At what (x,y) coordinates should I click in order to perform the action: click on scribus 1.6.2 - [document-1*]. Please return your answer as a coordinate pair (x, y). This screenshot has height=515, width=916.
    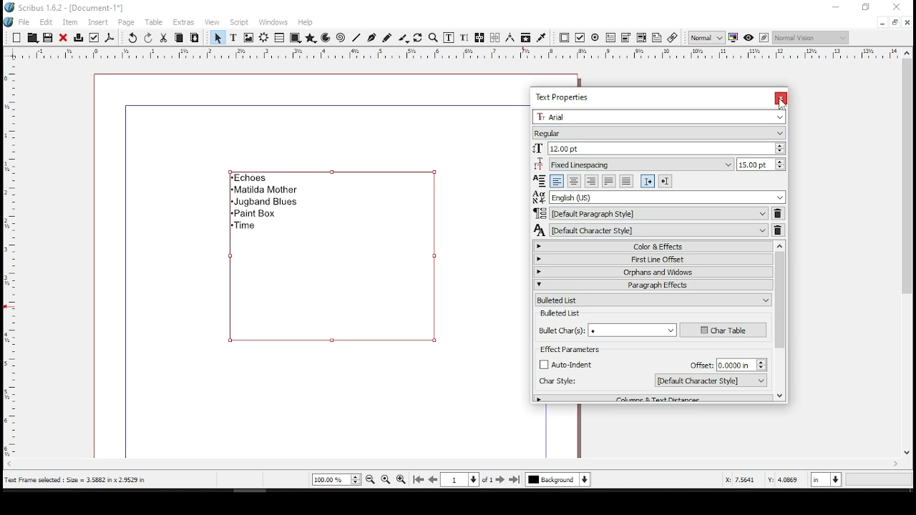
    Looking at the image, I should click on (73, 6).